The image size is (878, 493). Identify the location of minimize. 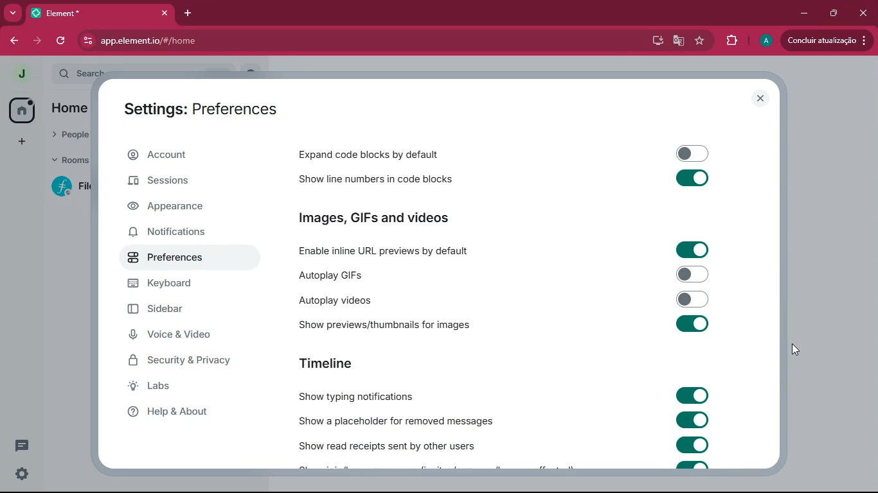
(803, 14).